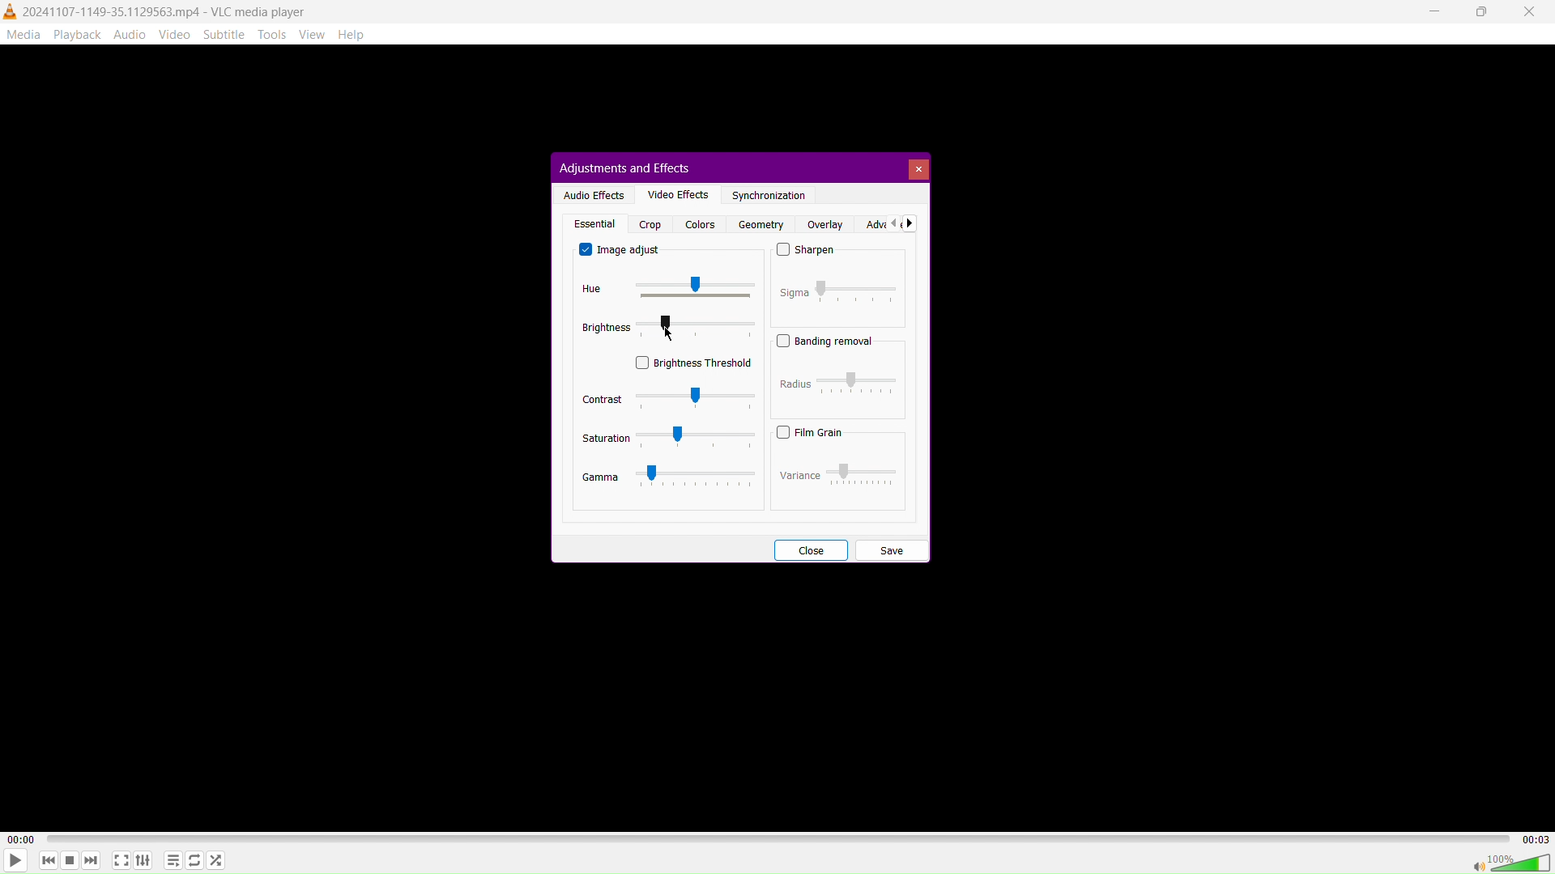  What do you see at coordinates (807, 252) in the screenshot?
I see `Sharpen` at bounding box center [807, 252].